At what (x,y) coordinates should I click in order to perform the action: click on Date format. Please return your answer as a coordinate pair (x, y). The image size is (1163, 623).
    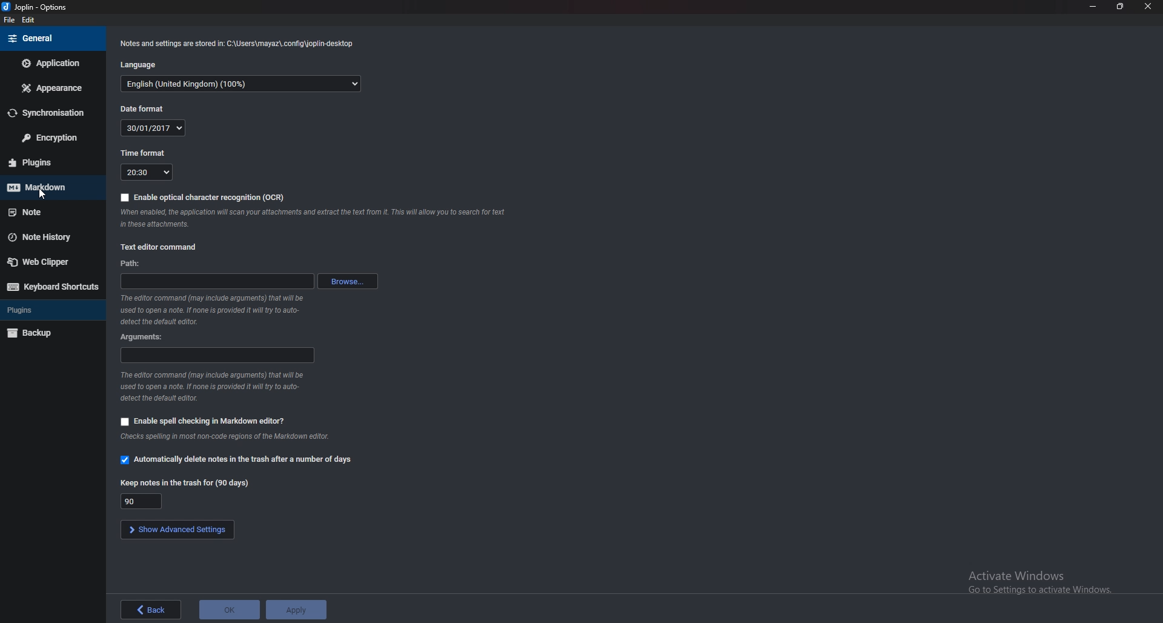
    Looking at the image, I should click on (147, 108).